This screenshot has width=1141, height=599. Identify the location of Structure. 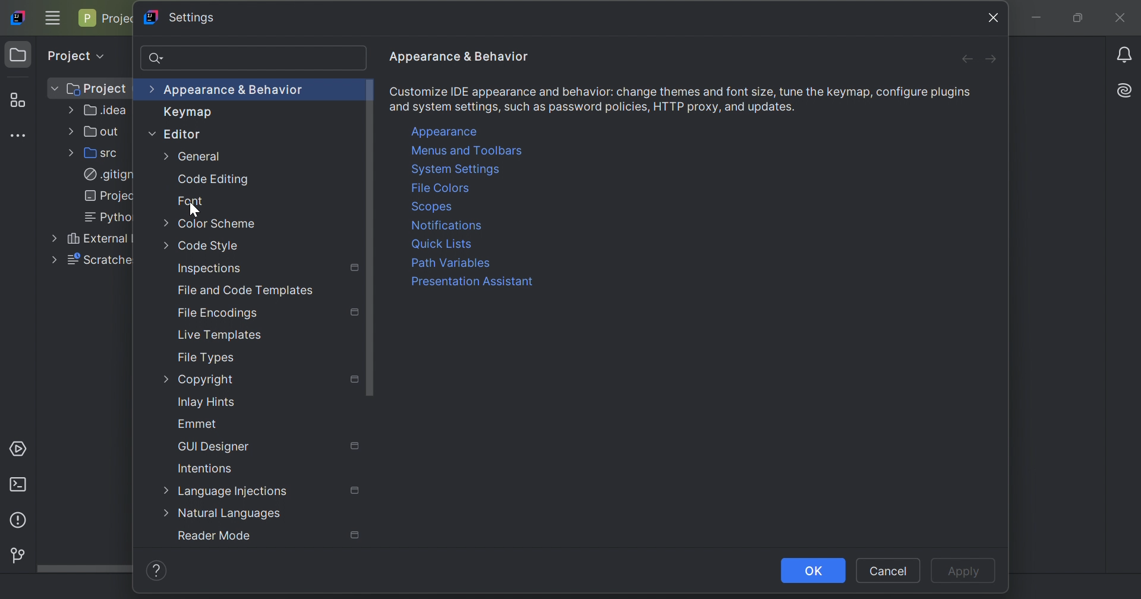
(18, 101).